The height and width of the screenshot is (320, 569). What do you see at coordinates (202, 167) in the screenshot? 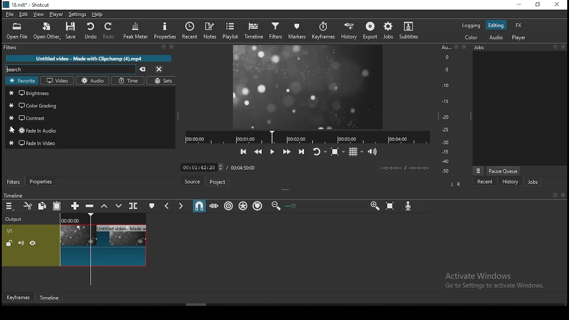
I see `Frame Time` at bounding box center [202, 167].